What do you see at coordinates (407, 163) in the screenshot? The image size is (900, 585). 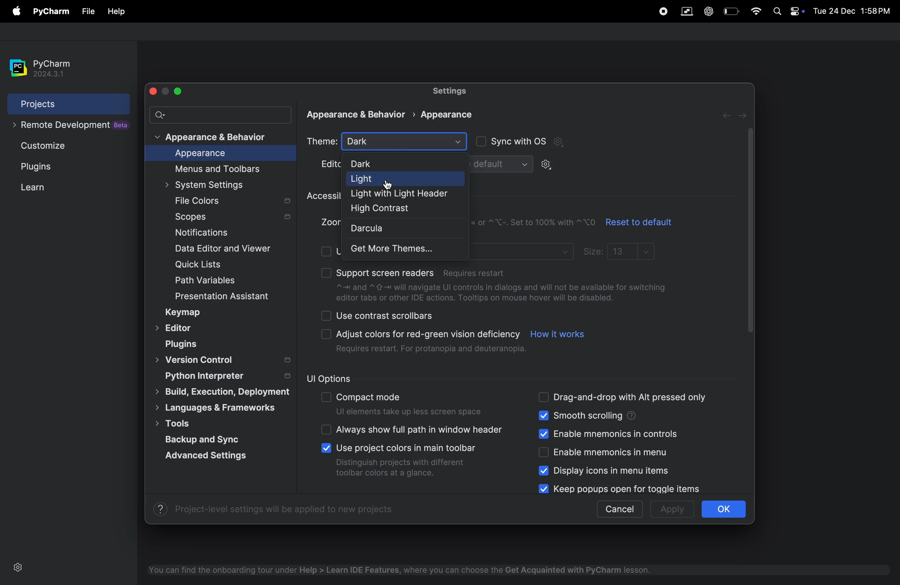 I see `dark` at bounding box center [407, 163].